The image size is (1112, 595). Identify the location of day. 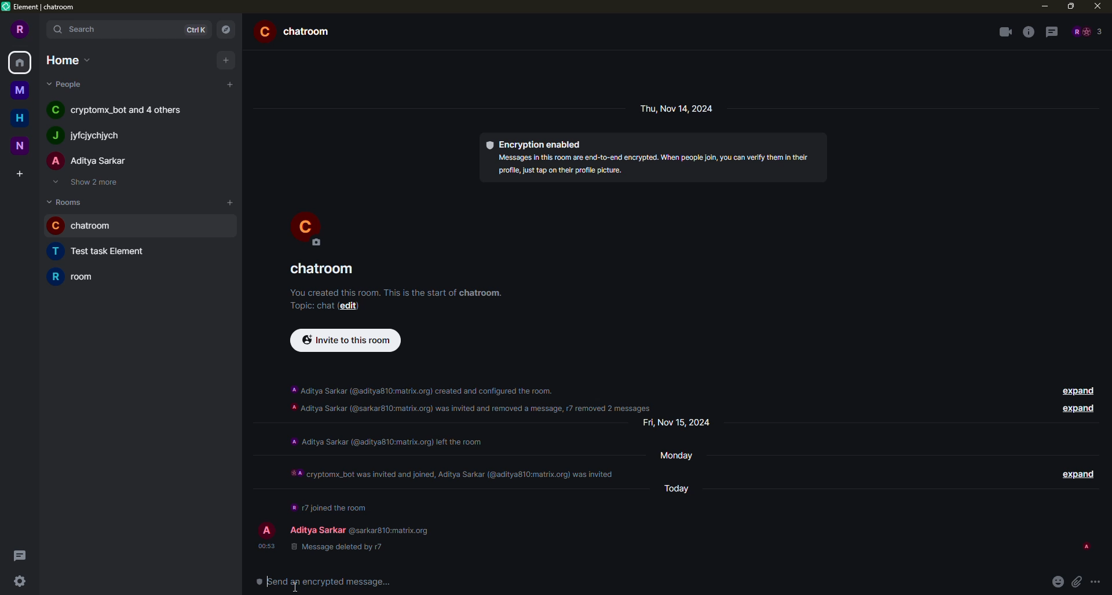
(682, 454).